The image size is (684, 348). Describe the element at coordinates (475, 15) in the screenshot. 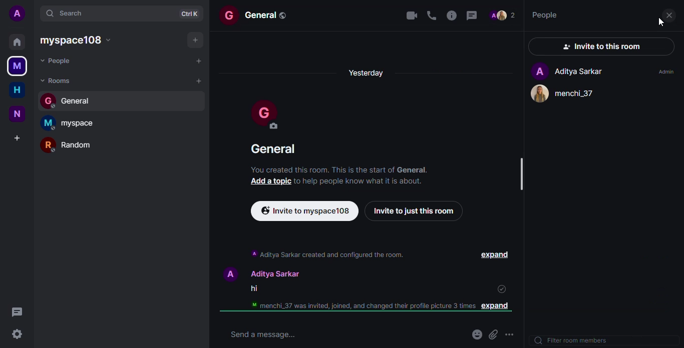

I see `threads` at that location.